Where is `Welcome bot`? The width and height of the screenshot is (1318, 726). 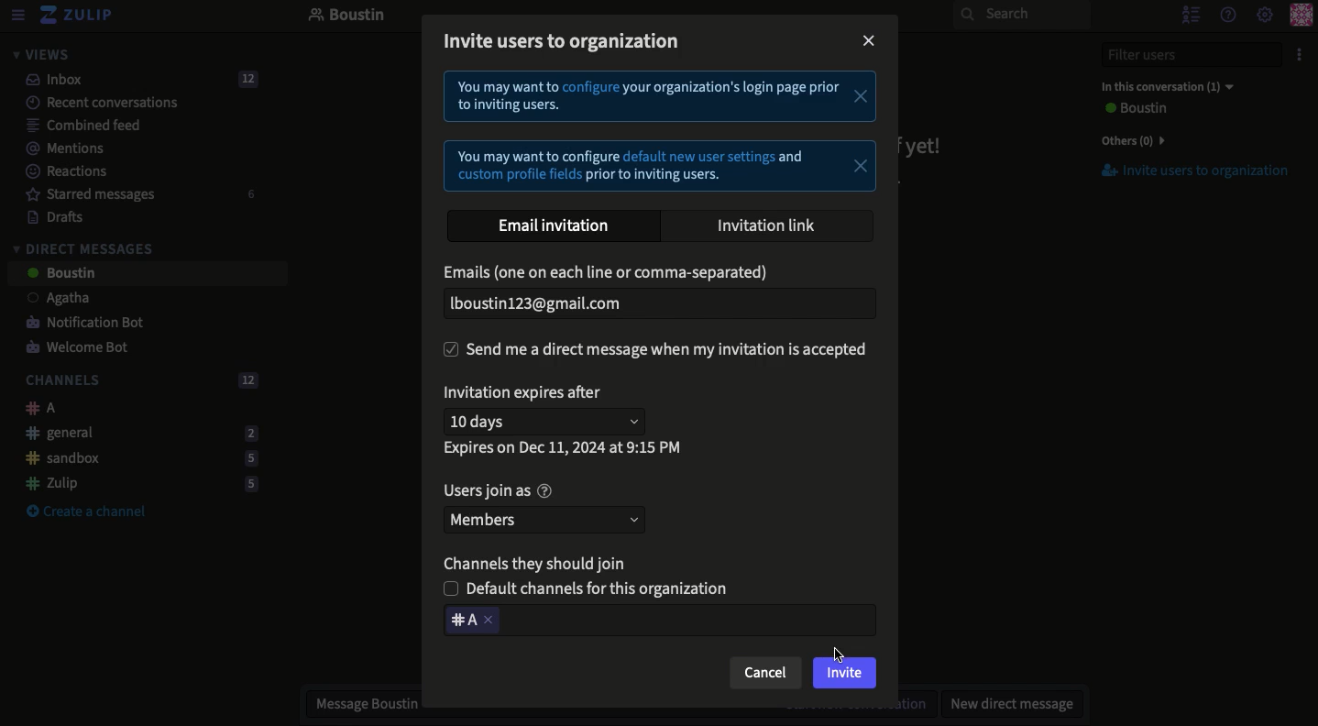 Welcome bot is located at coordinates (80, 348).